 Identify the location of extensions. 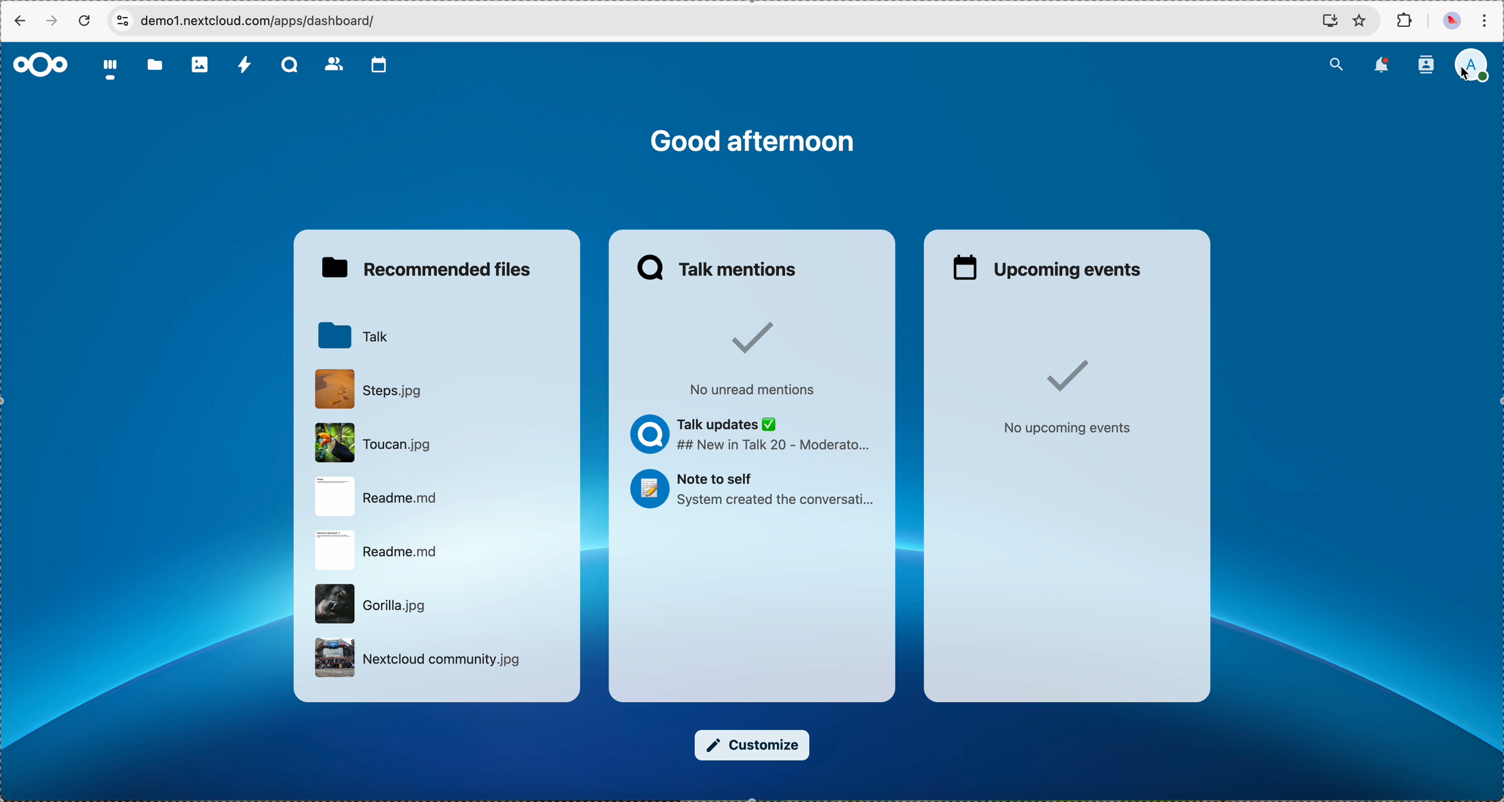
(1406, 21).